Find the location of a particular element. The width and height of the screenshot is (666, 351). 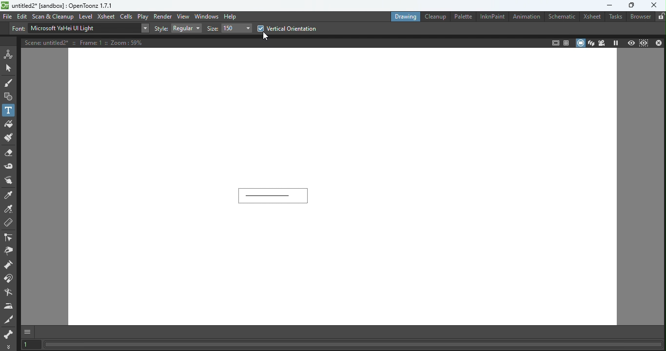

Eraser tool is located at coordinates (10, 152).